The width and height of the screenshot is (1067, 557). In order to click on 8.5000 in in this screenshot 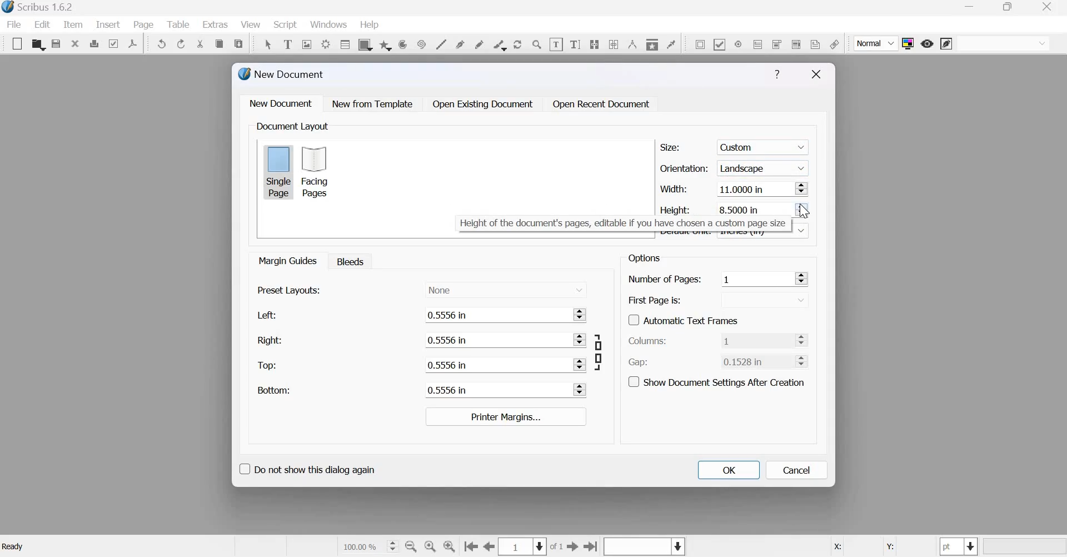, I will do `click(741, 208)`.